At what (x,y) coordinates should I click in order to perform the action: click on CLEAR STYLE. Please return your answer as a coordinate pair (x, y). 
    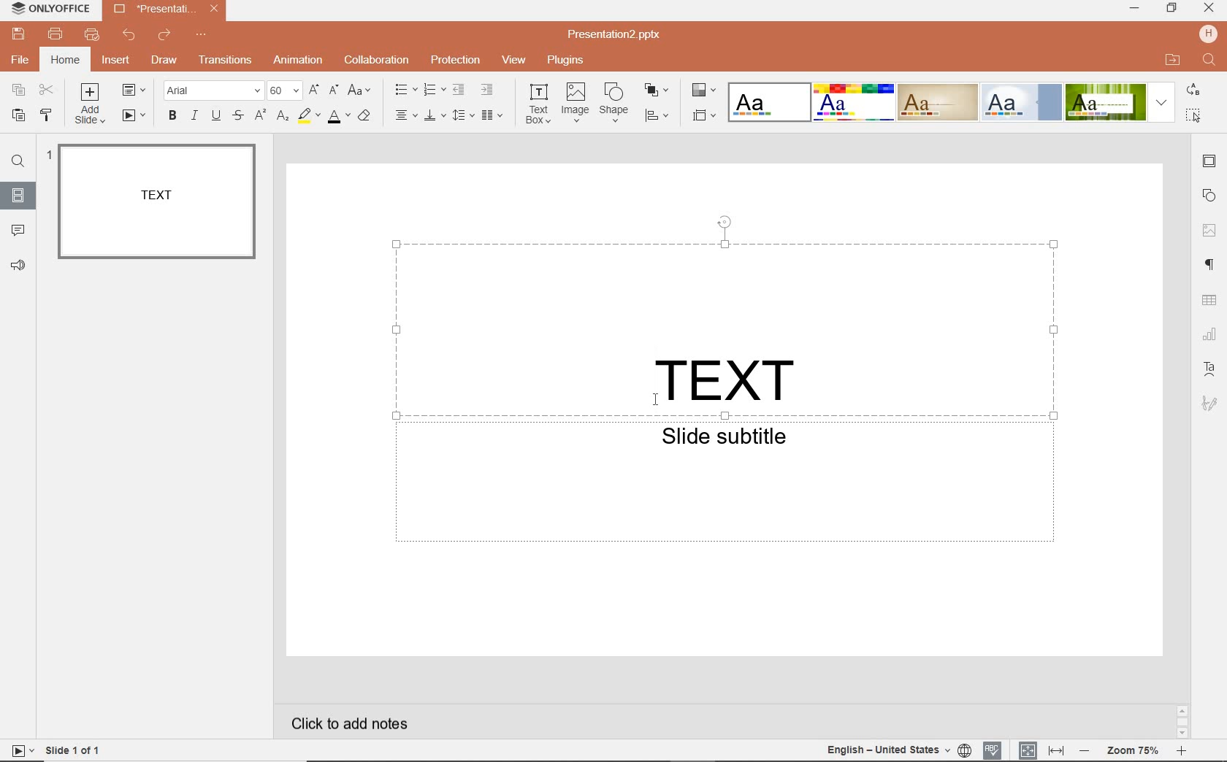
    Looking at the image, I should click on (368, 115).